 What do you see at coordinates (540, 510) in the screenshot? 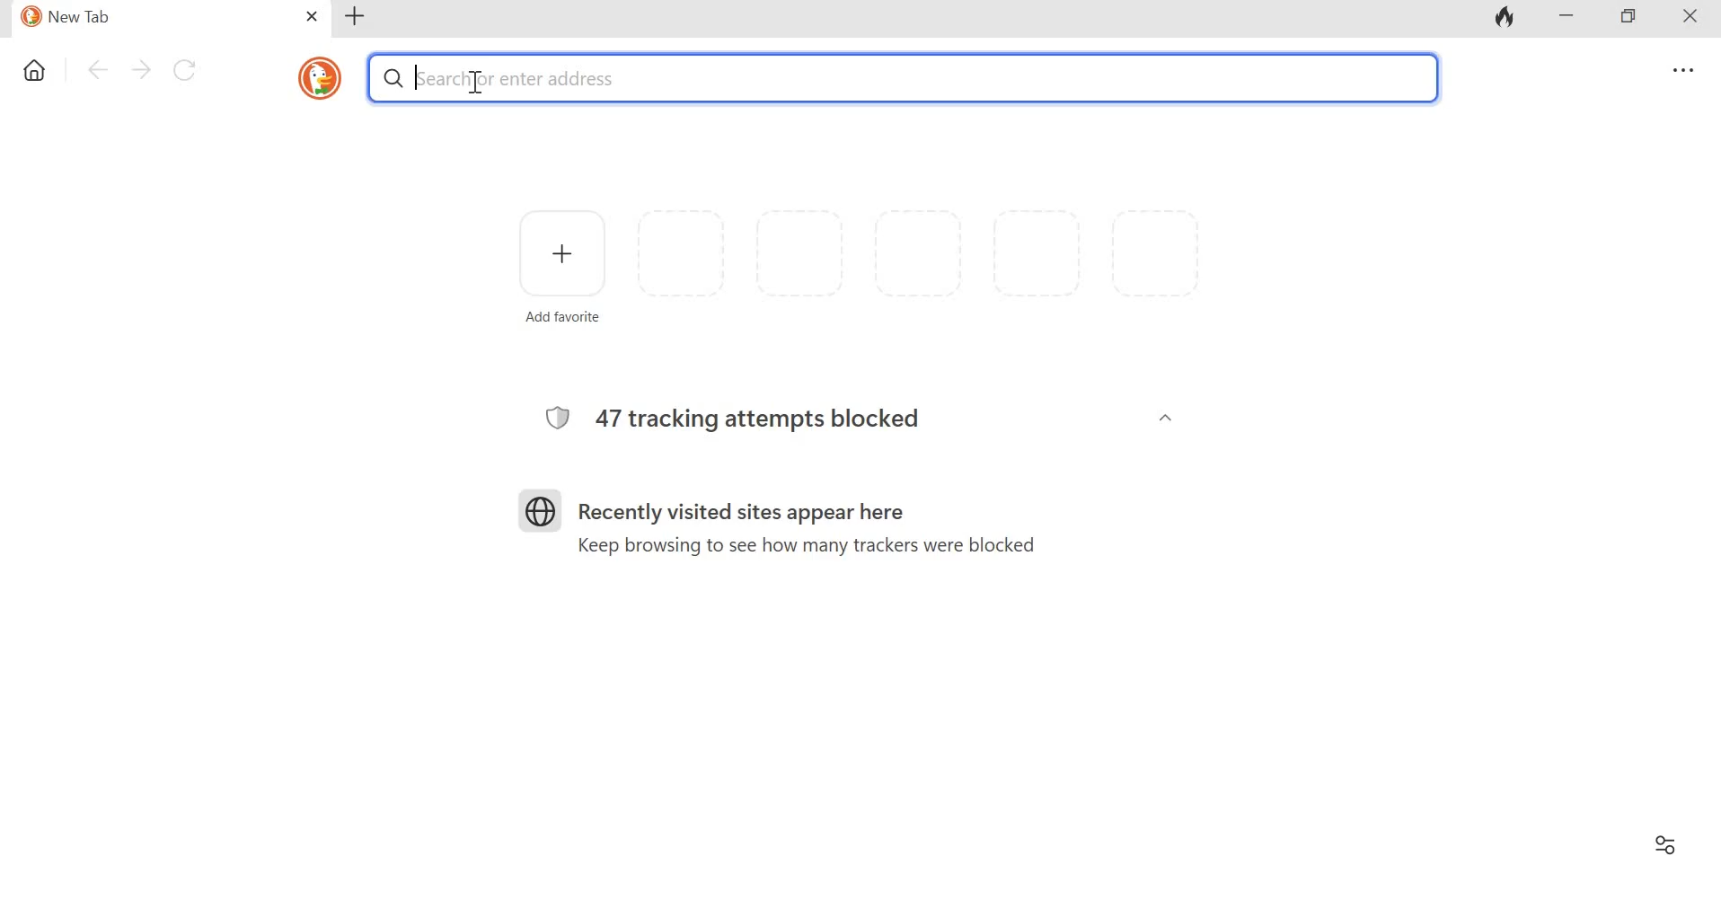
I see `globe icon` at bounding box center [540, 510].